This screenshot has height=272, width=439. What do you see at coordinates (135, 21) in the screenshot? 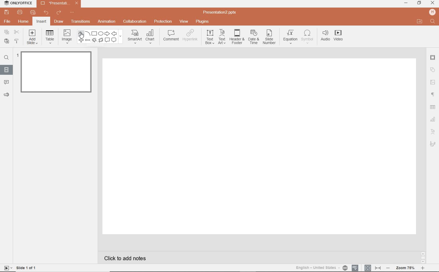
I see `COLLABORATION` at bounding box center [135, 21].